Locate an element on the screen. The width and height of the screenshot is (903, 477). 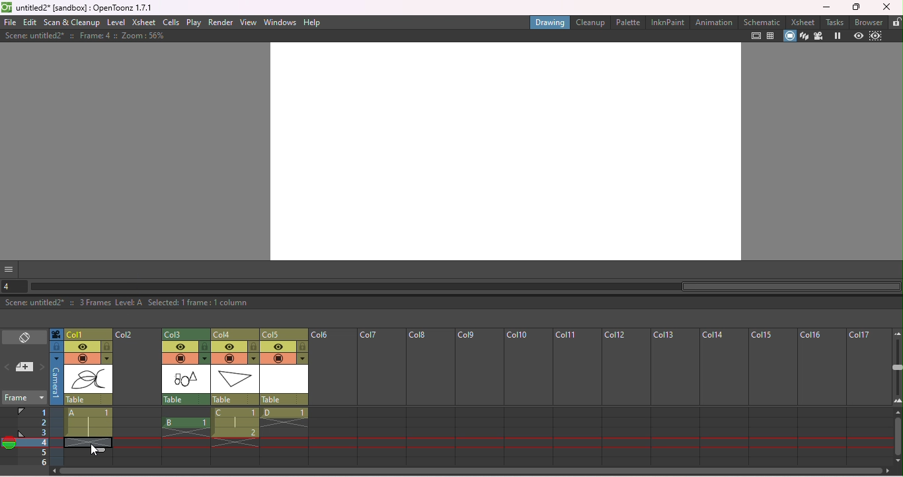
New memo is located at coordinates (25, 368).